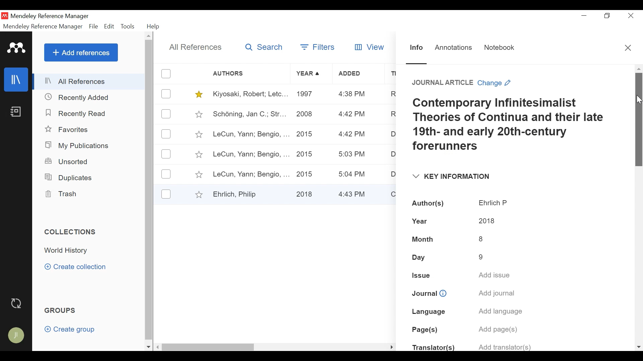 This screenshot has height=361, width=643. I want to click on File, so click(94, 26).